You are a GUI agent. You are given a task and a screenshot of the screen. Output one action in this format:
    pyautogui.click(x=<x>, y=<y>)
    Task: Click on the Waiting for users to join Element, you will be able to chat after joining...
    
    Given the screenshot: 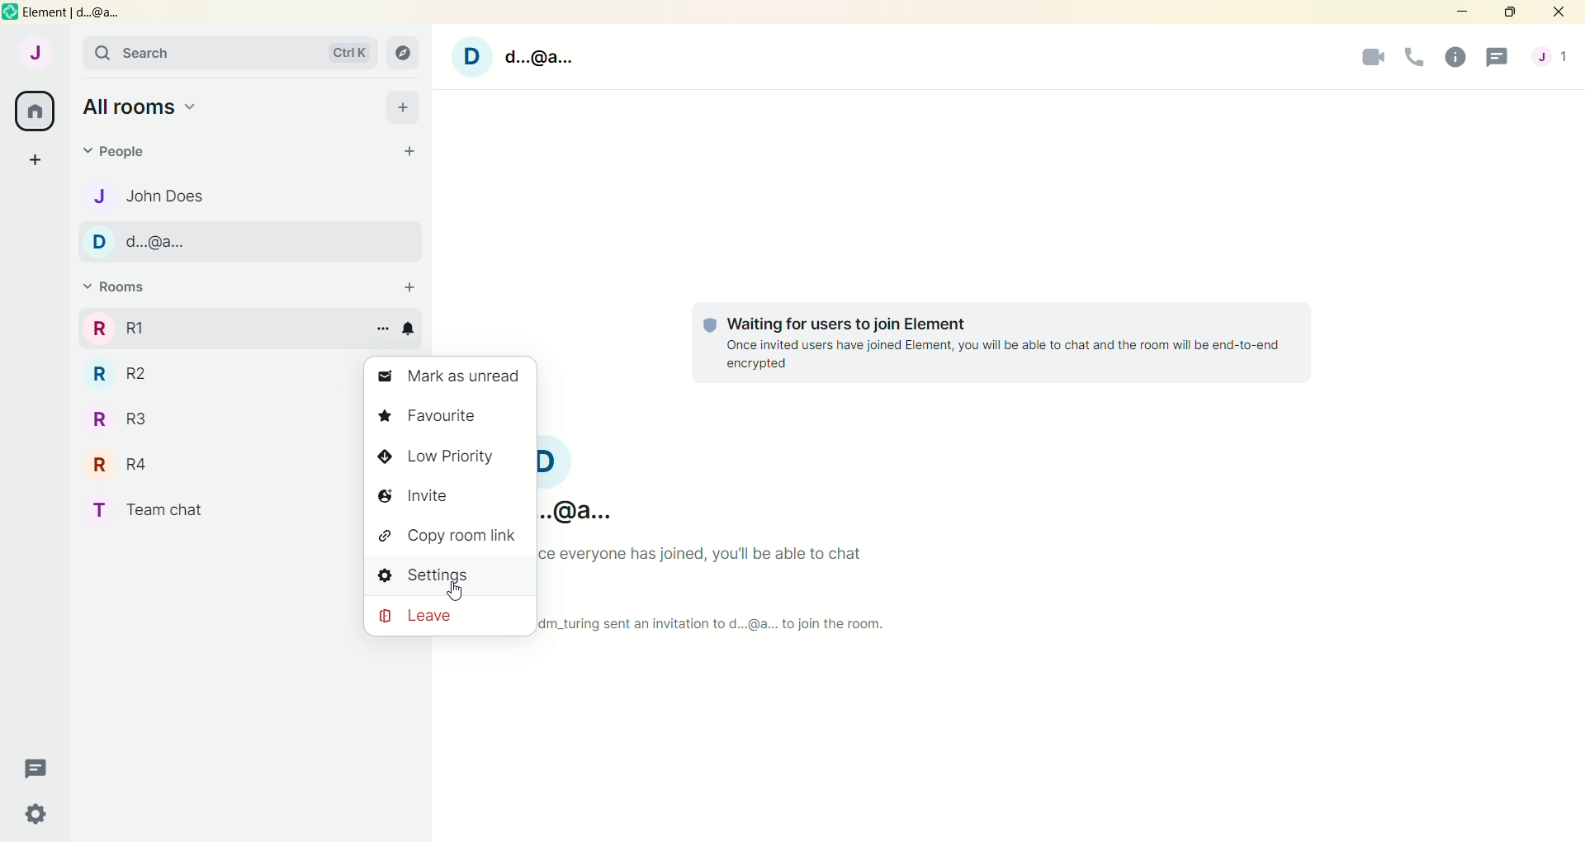 What is the action you would take?
    pyautogui.click(x=992, y=347)
    